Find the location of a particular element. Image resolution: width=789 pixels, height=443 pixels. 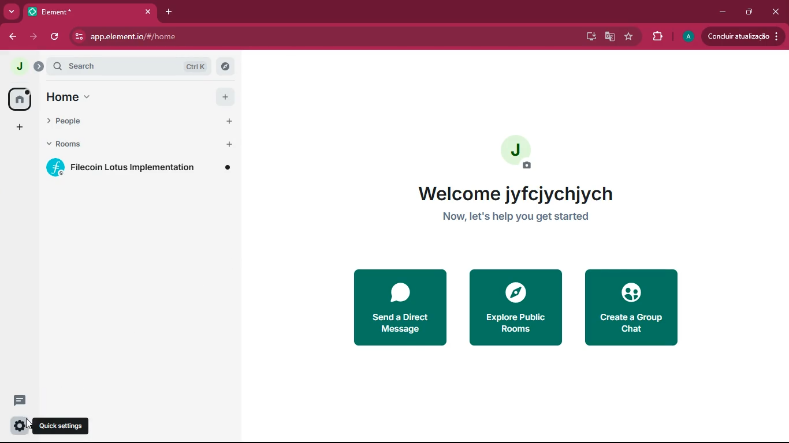

profile picture is located at coordinates (519, 152).